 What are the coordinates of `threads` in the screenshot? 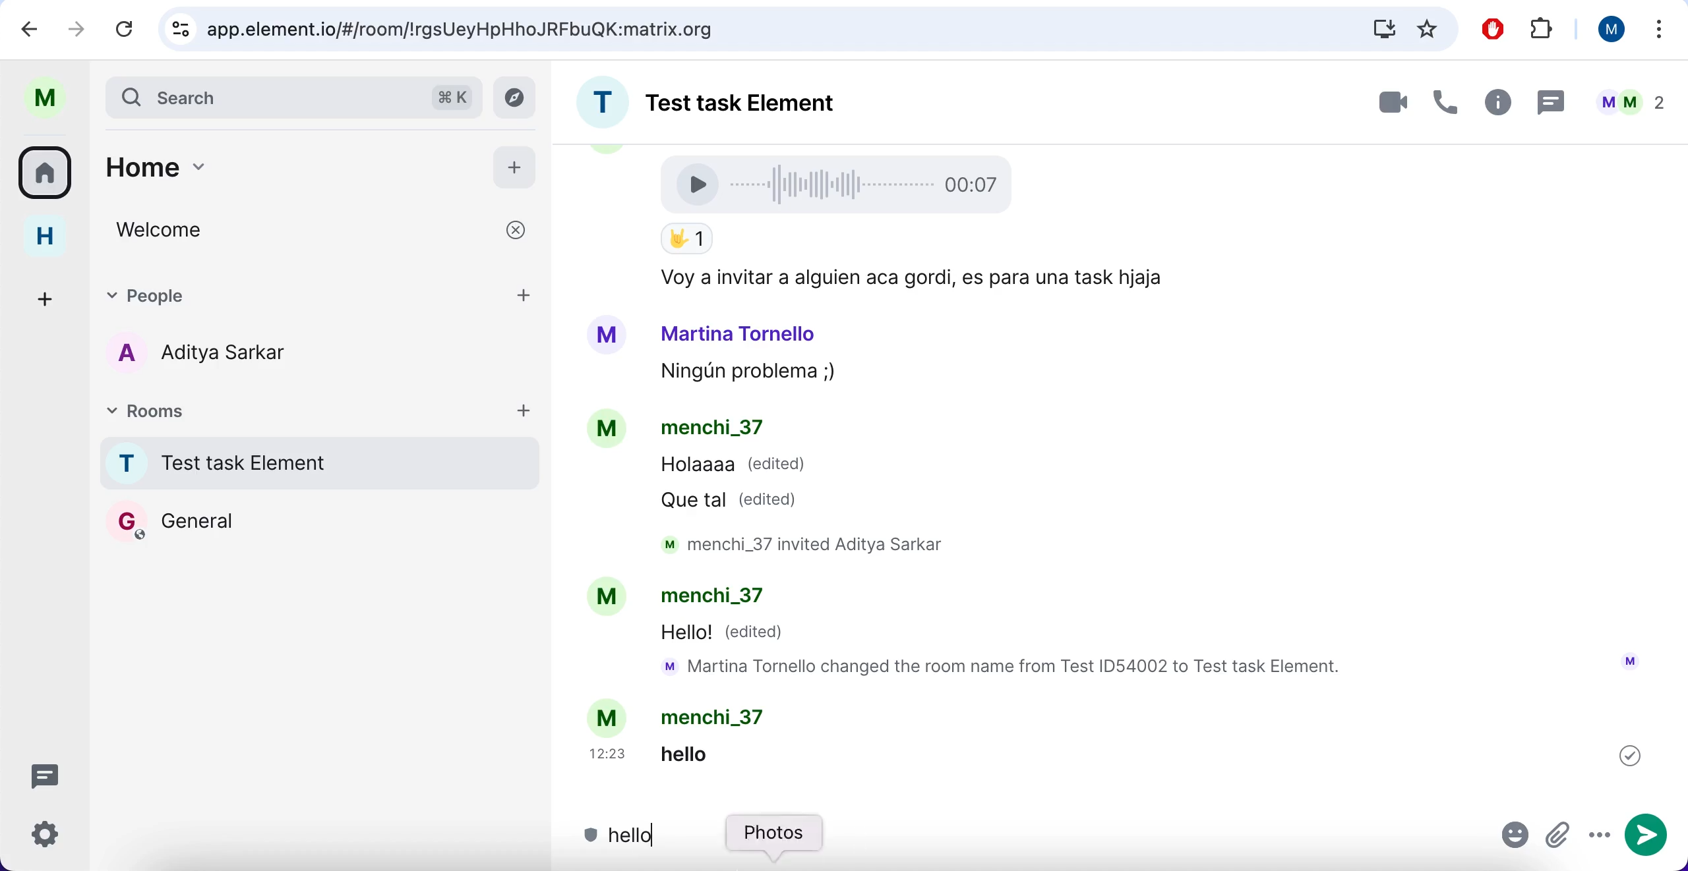 It's located at (53, 775).